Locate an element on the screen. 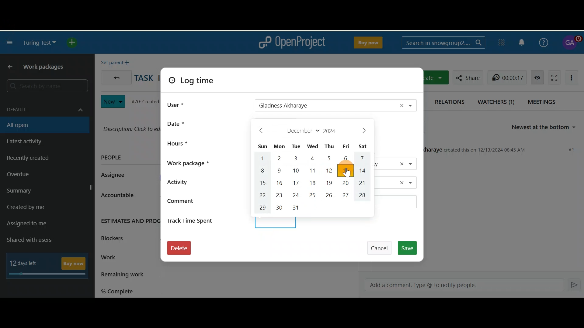  Collapse project menu is located at coordinates (10, 43).